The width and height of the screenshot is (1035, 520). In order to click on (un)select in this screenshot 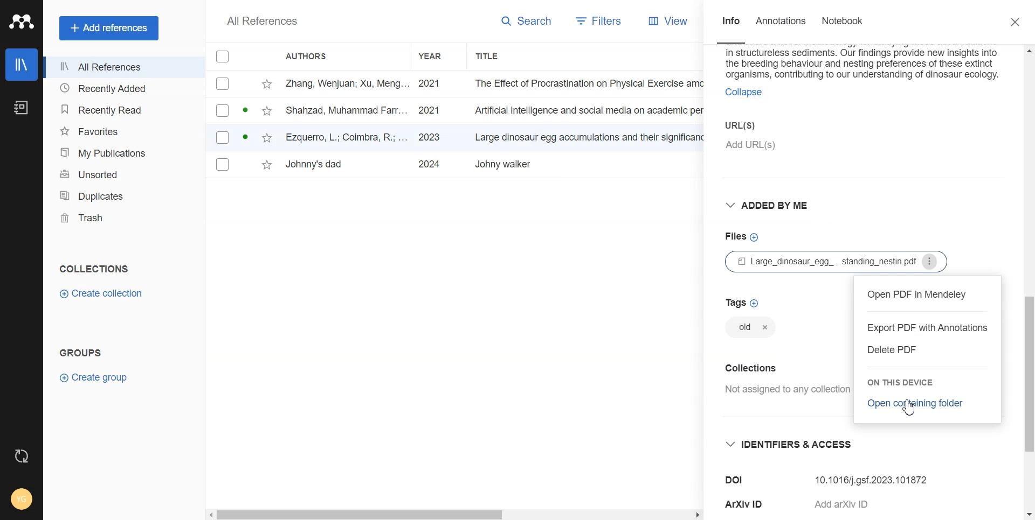, I will do `click(222, 138)`.